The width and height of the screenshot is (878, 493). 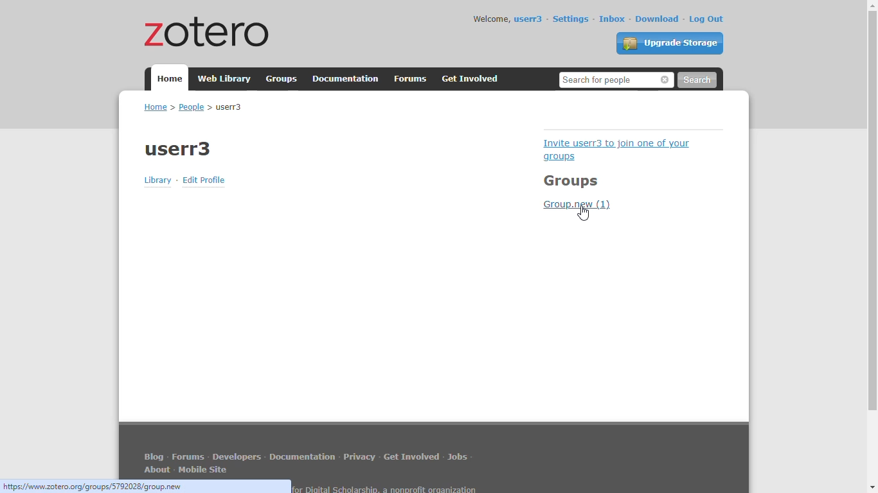 I want to click on vertical scroll bar, so click(x=872, y=211).